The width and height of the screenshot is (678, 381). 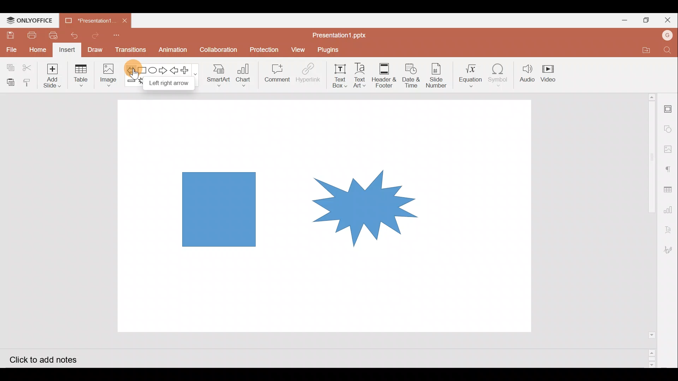 I want to click on Ellipse, so click(x=152, y=69).